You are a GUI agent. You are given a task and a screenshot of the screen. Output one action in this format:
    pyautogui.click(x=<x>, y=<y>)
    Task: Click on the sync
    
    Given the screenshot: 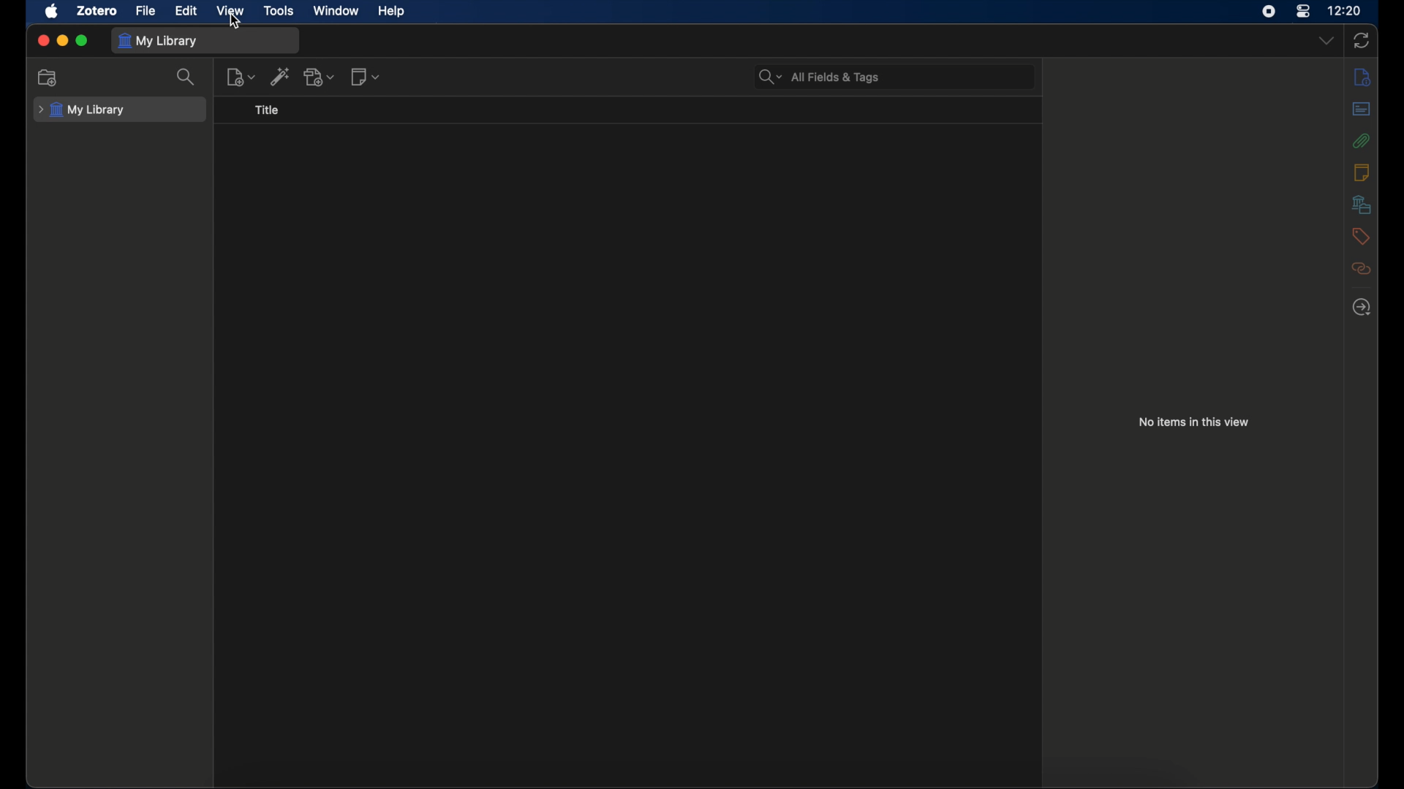 What is the action you would take?
    pyautogui.click(x=1361, y=40)
    